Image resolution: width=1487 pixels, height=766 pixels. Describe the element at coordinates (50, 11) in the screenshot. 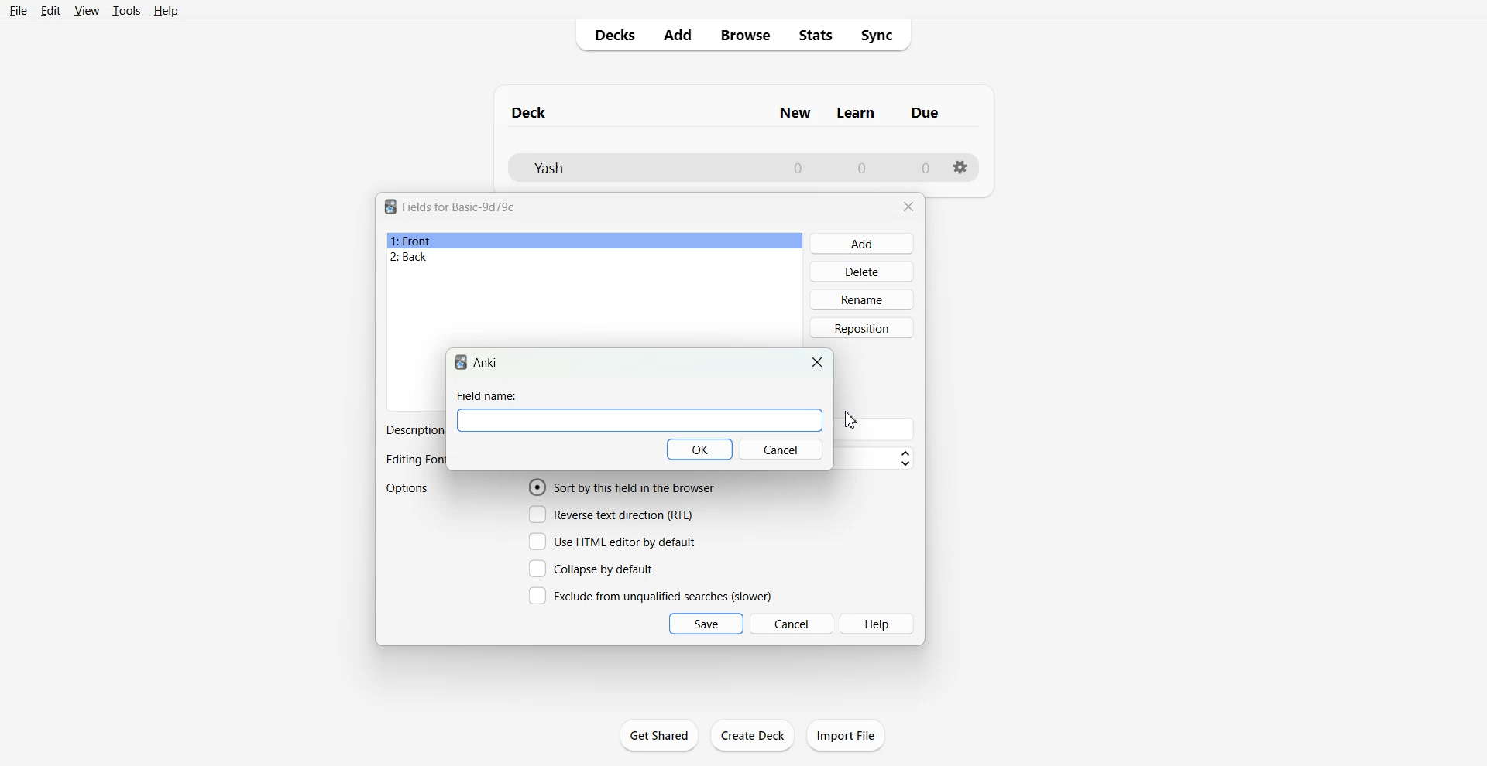

I see `Edit` at that location.